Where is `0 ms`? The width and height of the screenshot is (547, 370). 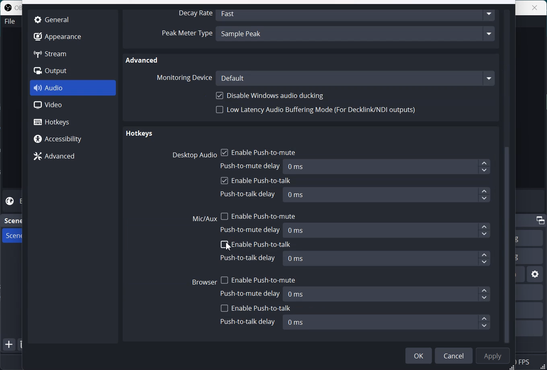 0 ms is located at coordinates (387, 195).